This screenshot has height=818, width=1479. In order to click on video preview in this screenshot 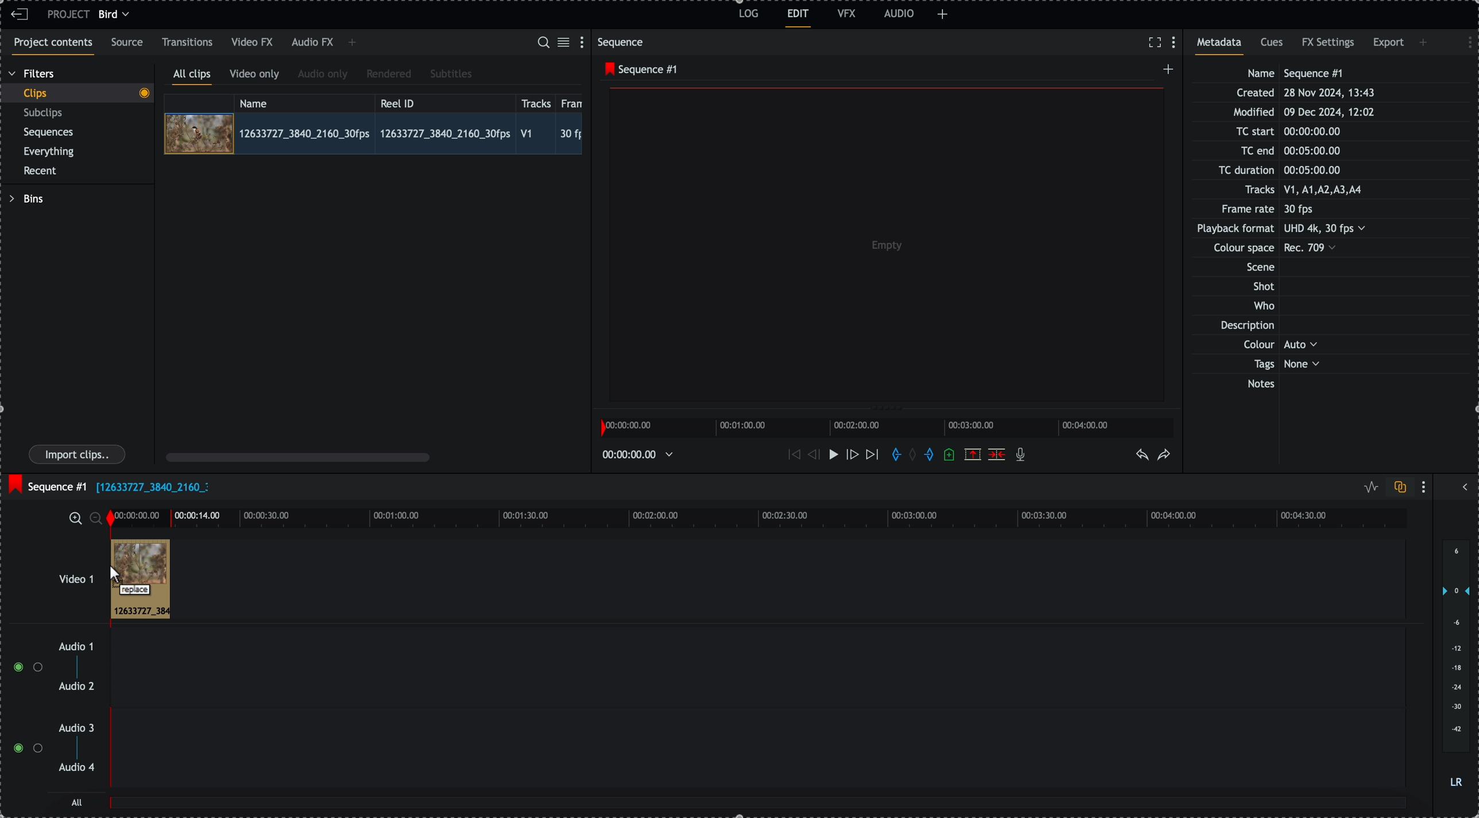, I will do `click(882, 247)`.